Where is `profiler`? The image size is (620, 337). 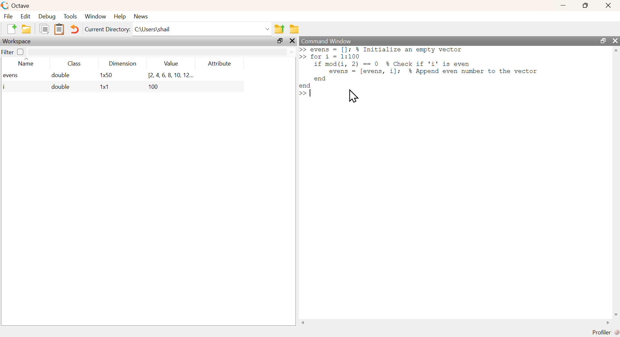 profiler is located at coordinates (602, 332).